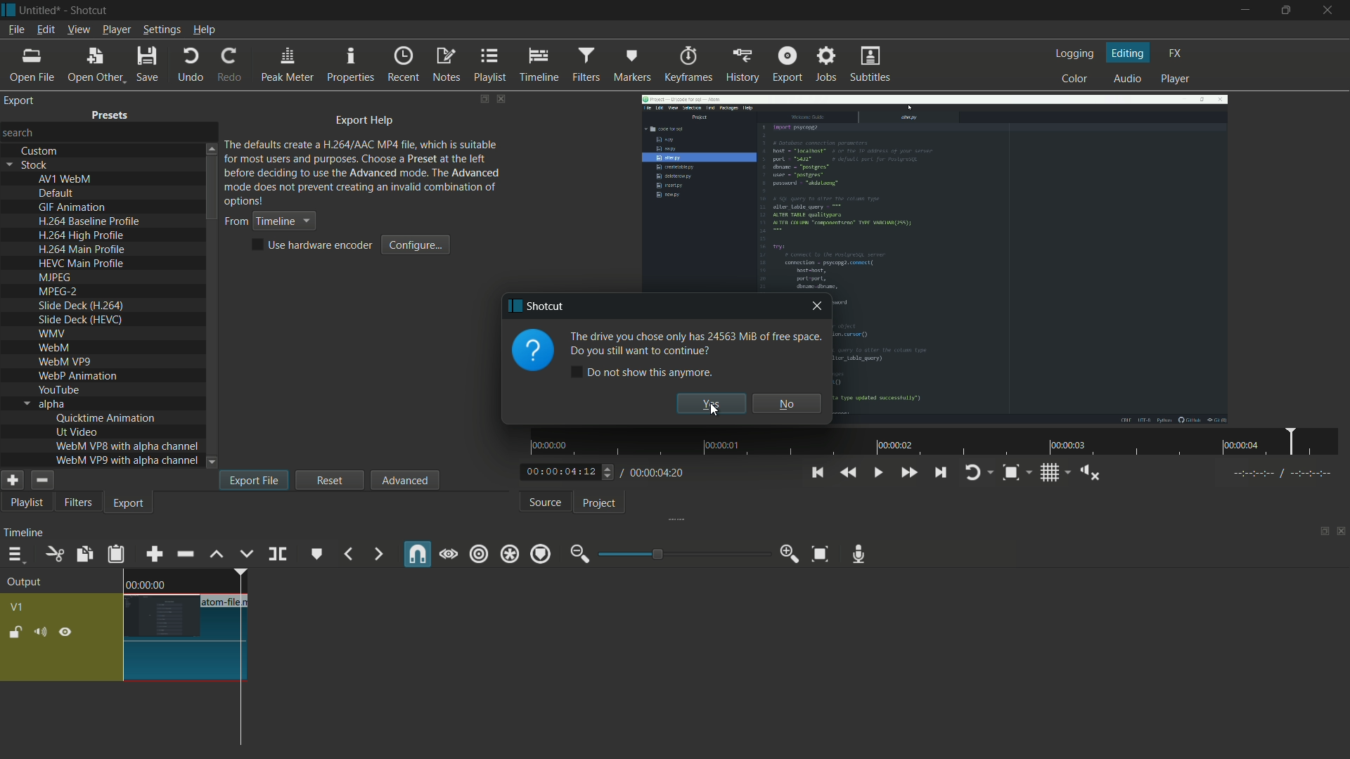 This screenshot has width=1350, height=759. I want to click on configure, so click(417, 245).